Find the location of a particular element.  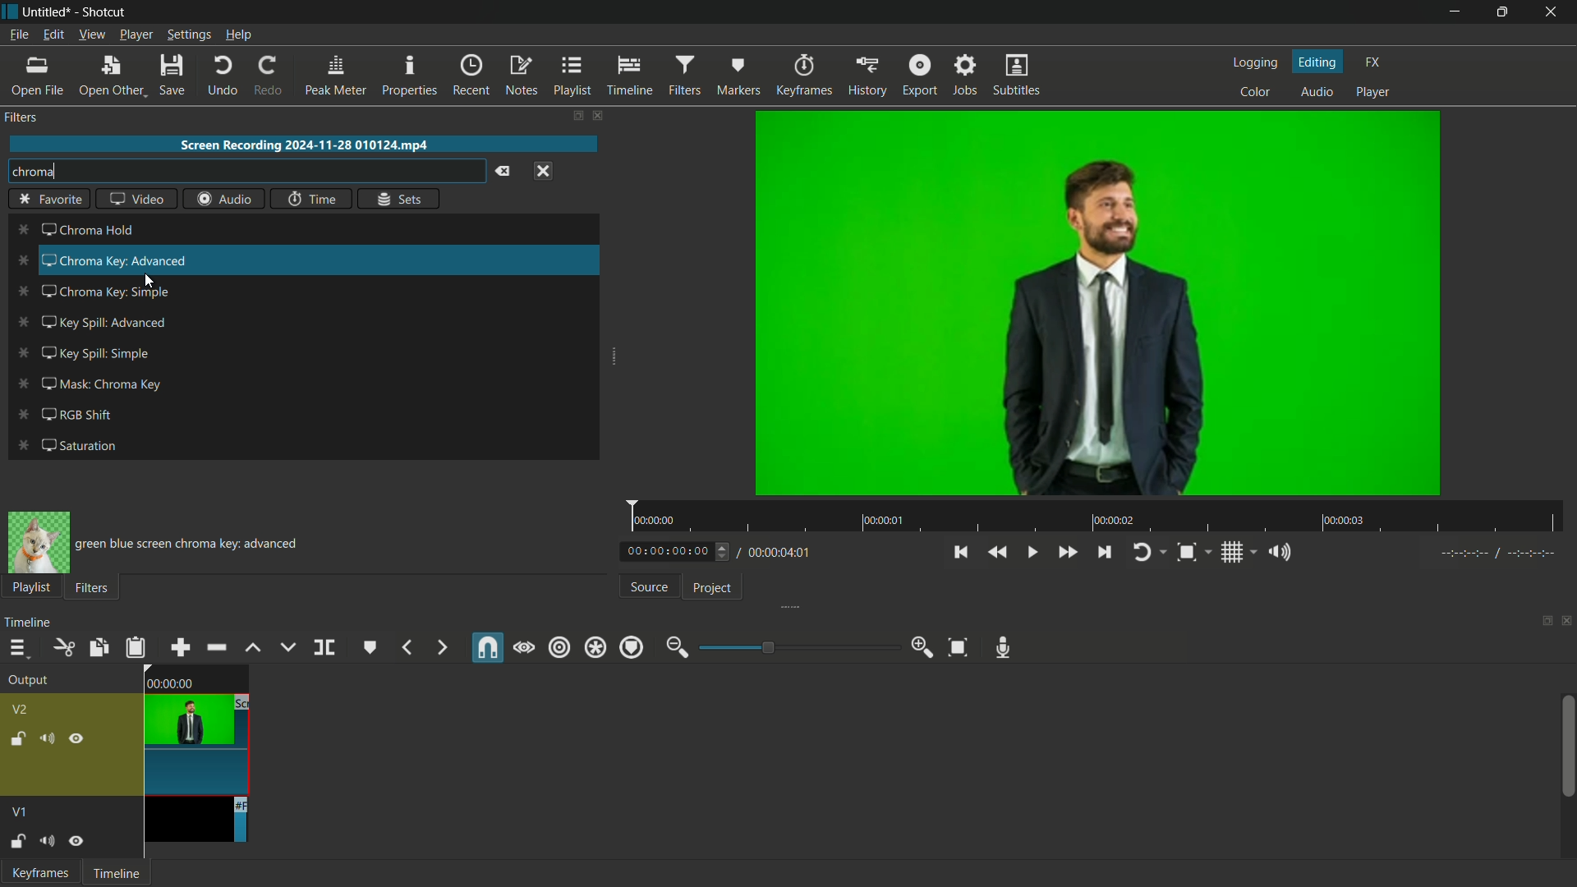

export is located at coordinates (916, 76).